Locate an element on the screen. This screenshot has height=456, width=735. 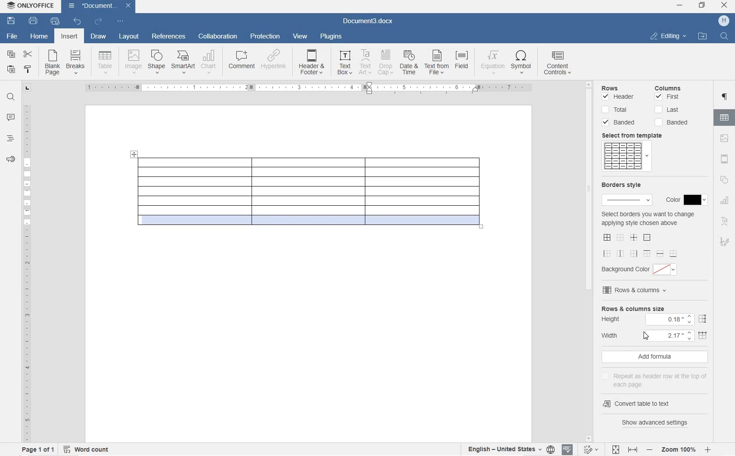
Height is located at coordinates (655, 319).